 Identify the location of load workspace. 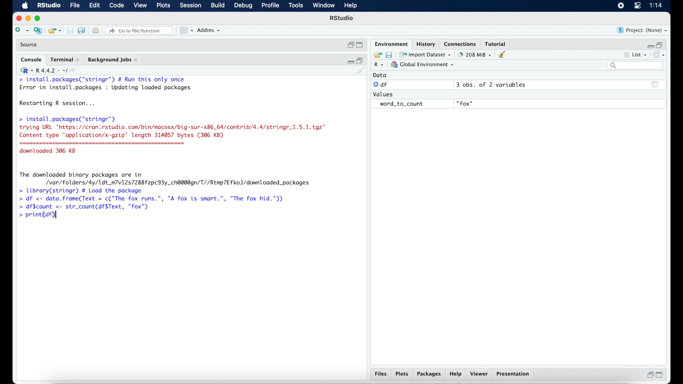
(376, 55).